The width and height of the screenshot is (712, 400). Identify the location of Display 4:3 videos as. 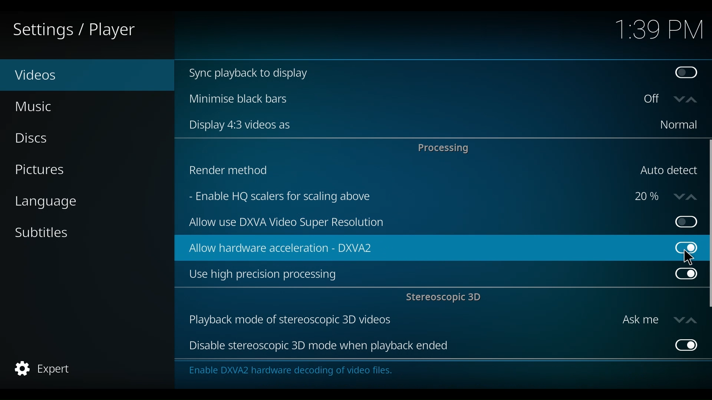
(413, 125).